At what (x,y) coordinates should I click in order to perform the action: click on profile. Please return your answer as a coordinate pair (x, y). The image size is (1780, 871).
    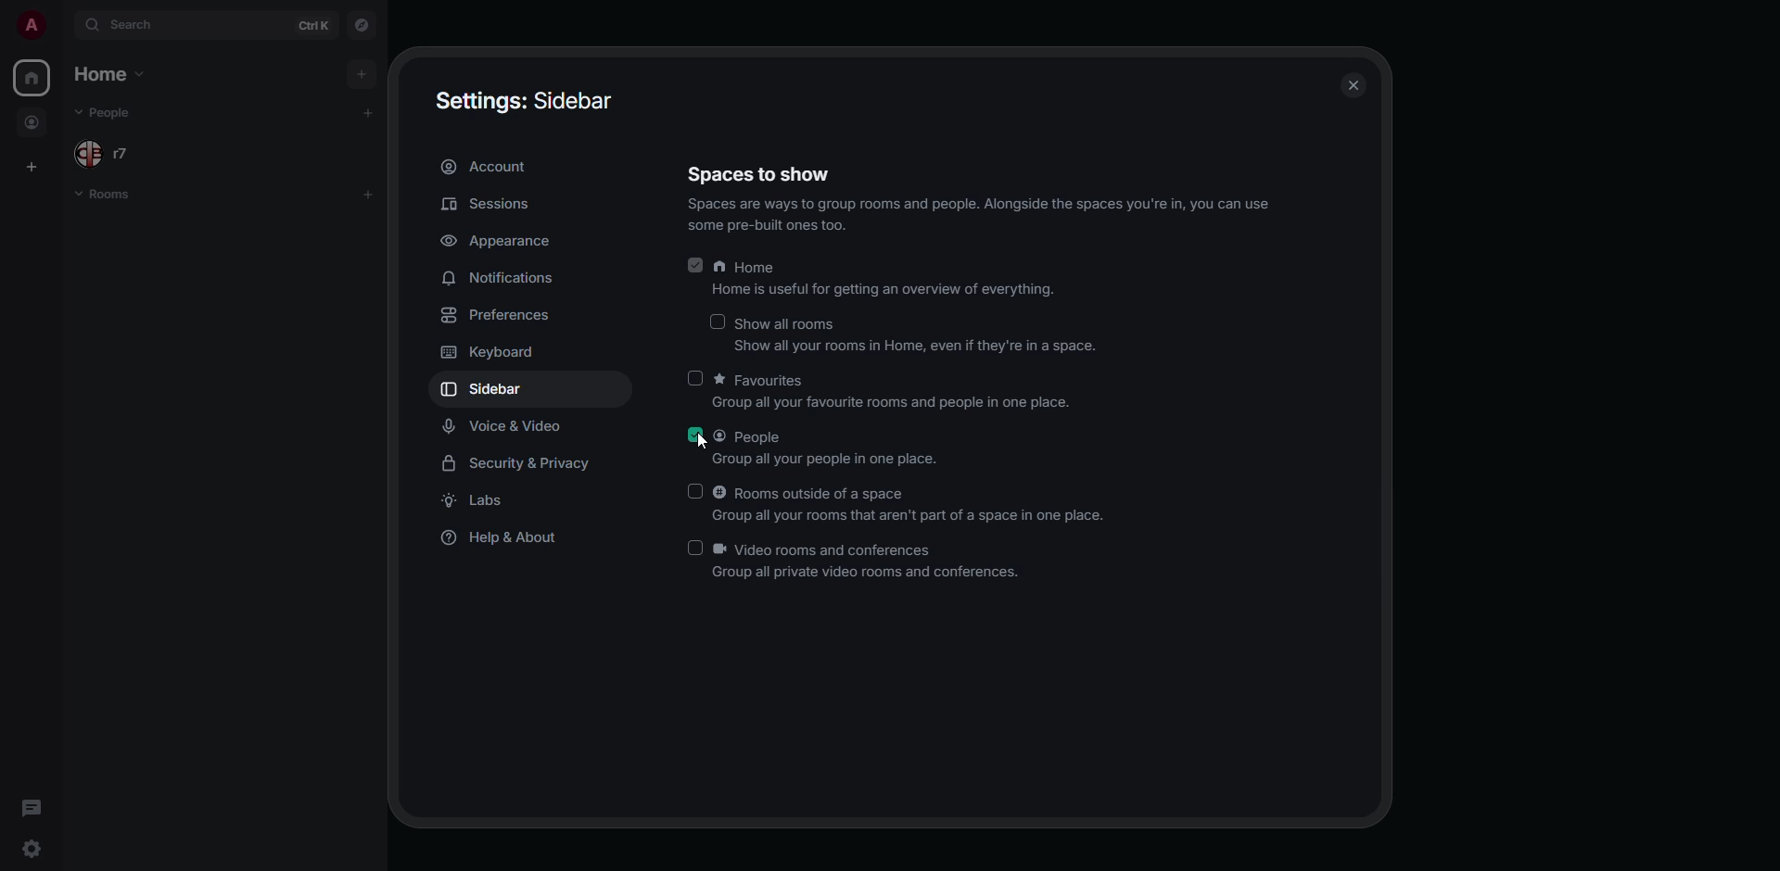
    Looking at the image, I should click on (30, 30).